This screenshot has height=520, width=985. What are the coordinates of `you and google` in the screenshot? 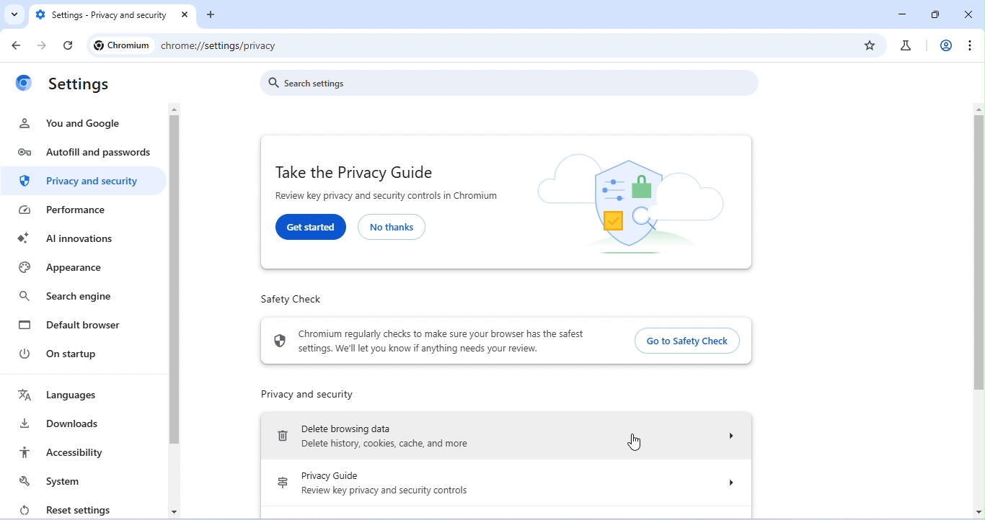 It's located at (71, 123).